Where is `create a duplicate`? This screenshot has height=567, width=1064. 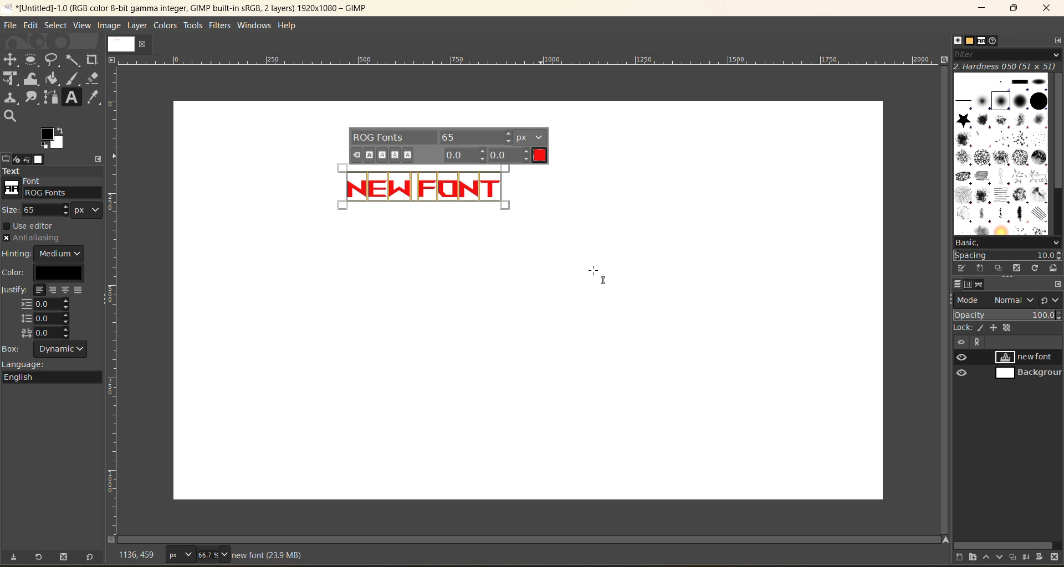 create a duplicate is located at coordinates (1014, 556).